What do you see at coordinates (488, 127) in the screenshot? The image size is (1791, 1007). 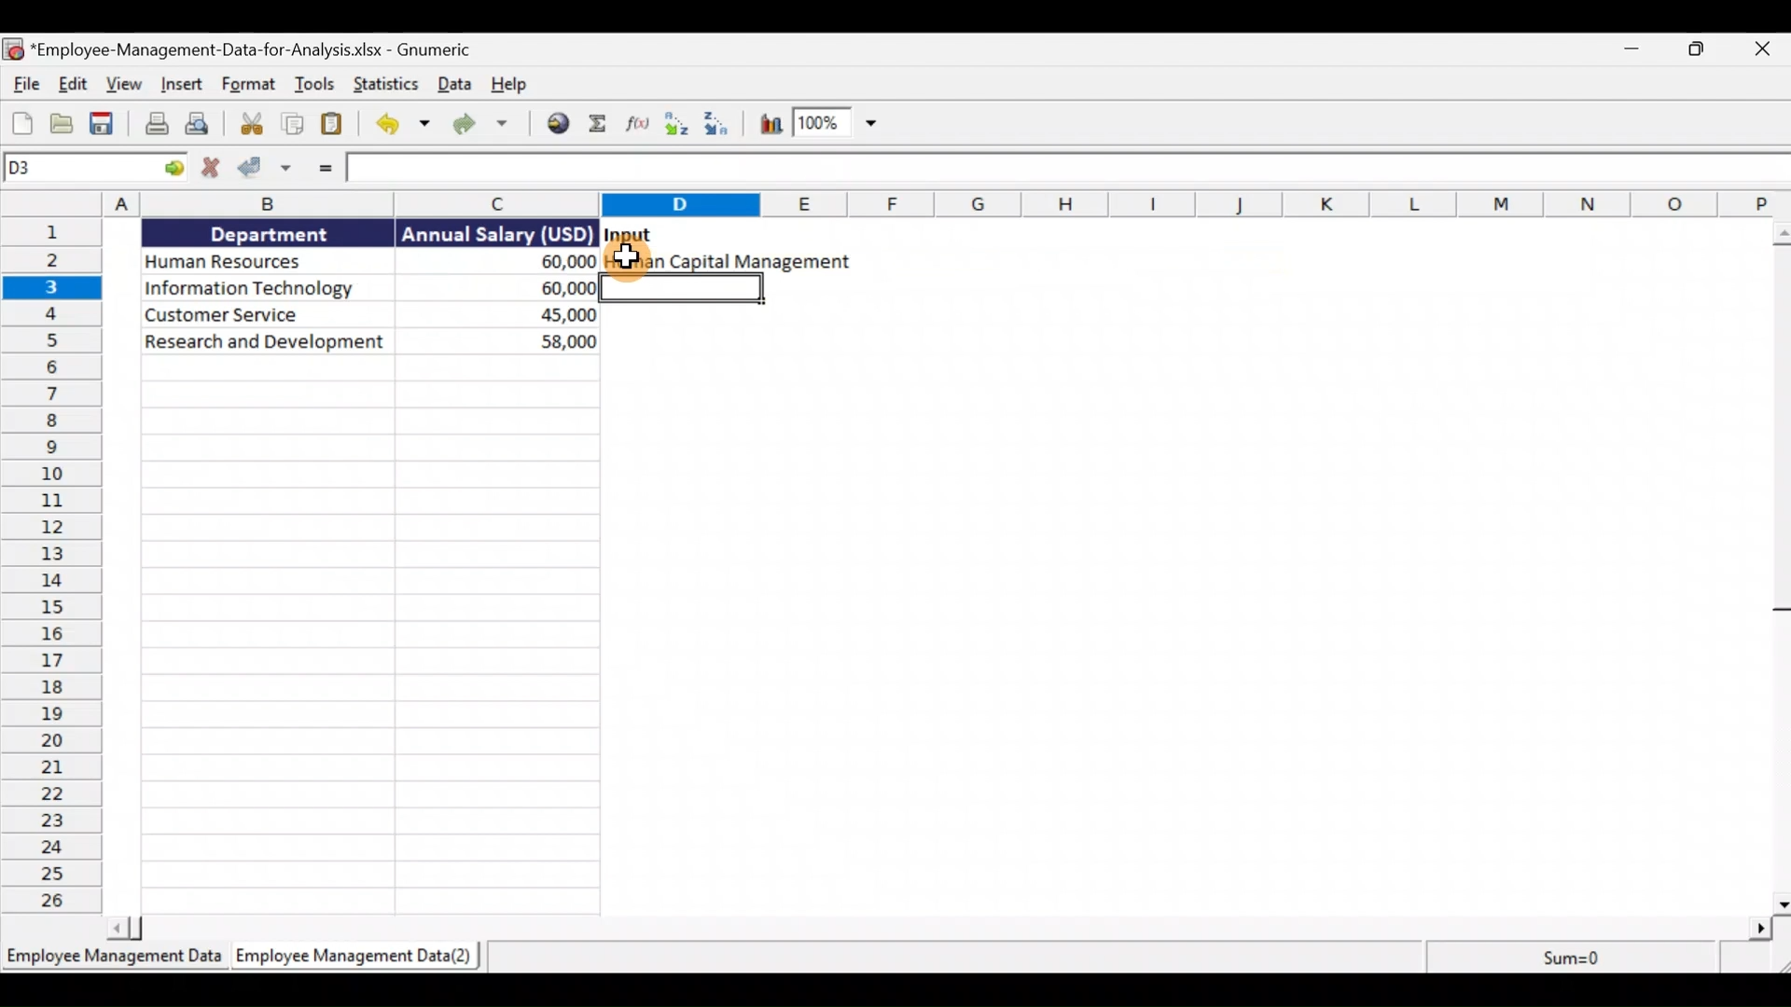 I see `Redo undone action` at bounding box center [488, 127].